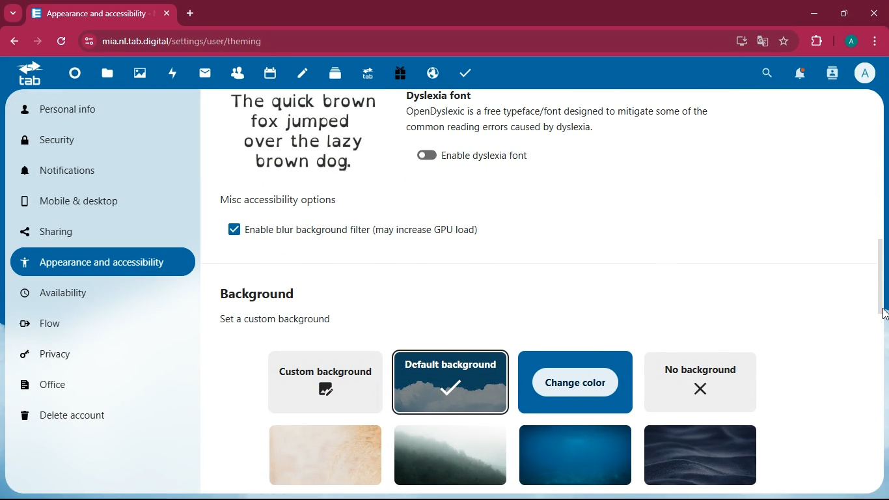 Image resolution: width=889 pixels, height=500 pixels. Describe the element at coordinates (762, 40) in the screenshot. I see `google translate` at that location.